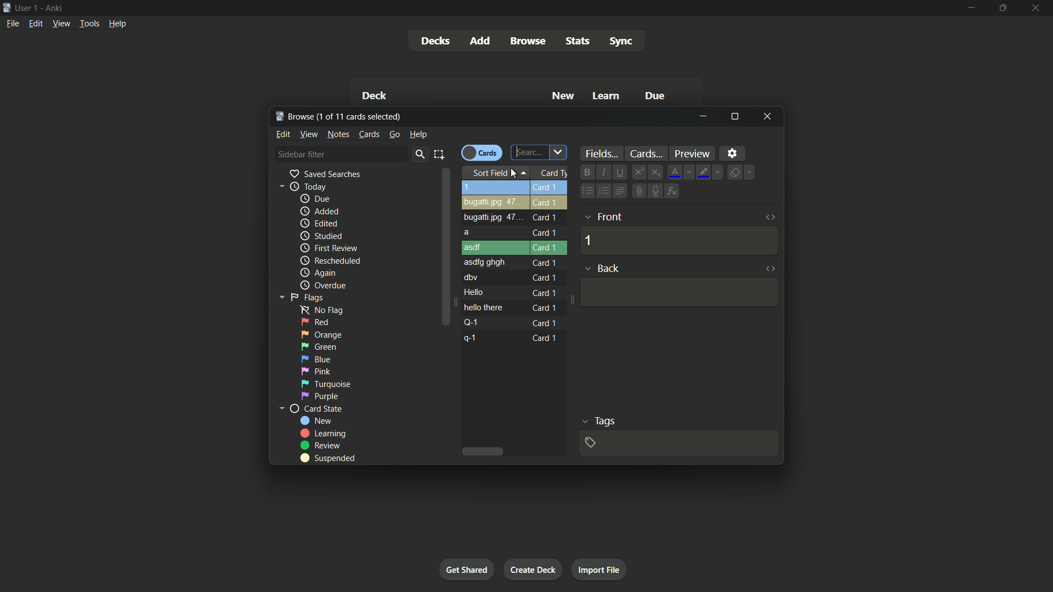 This screenshot has height=592, width=1053. I want to click on browse, so click(341, 116).